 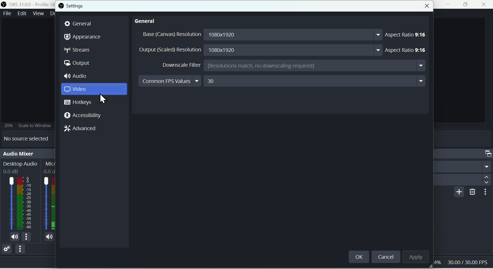 I want to click on , so click(x=94, y=90).